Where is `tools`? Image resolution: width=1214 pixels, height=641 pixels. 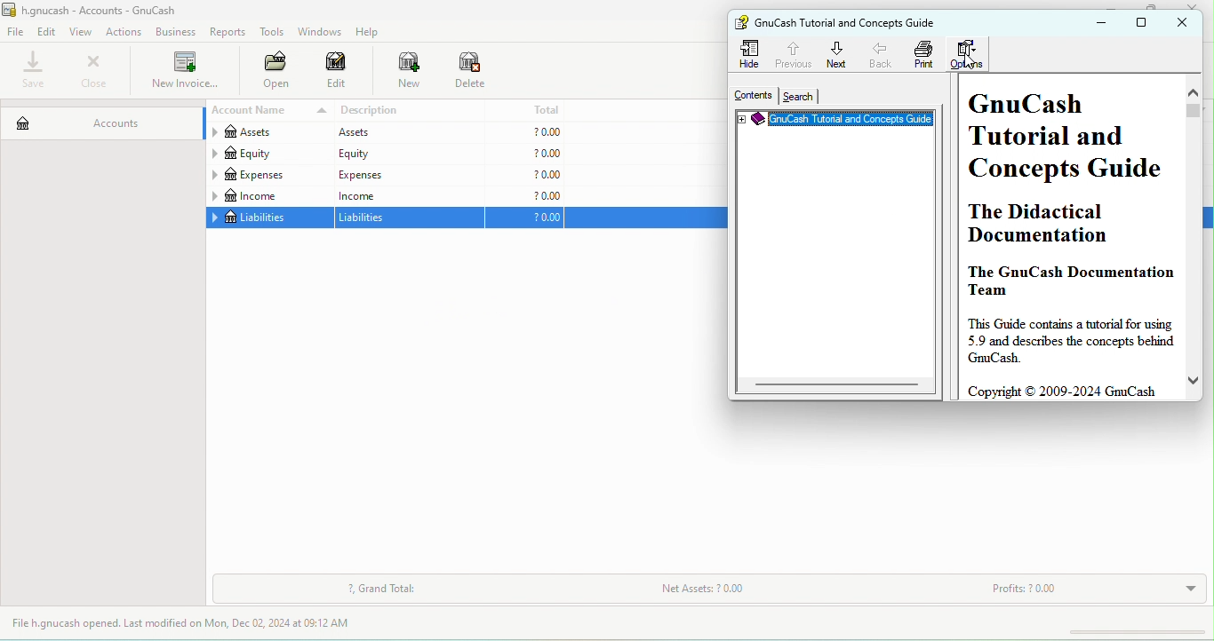
tools is located at coordinates (273, 34).